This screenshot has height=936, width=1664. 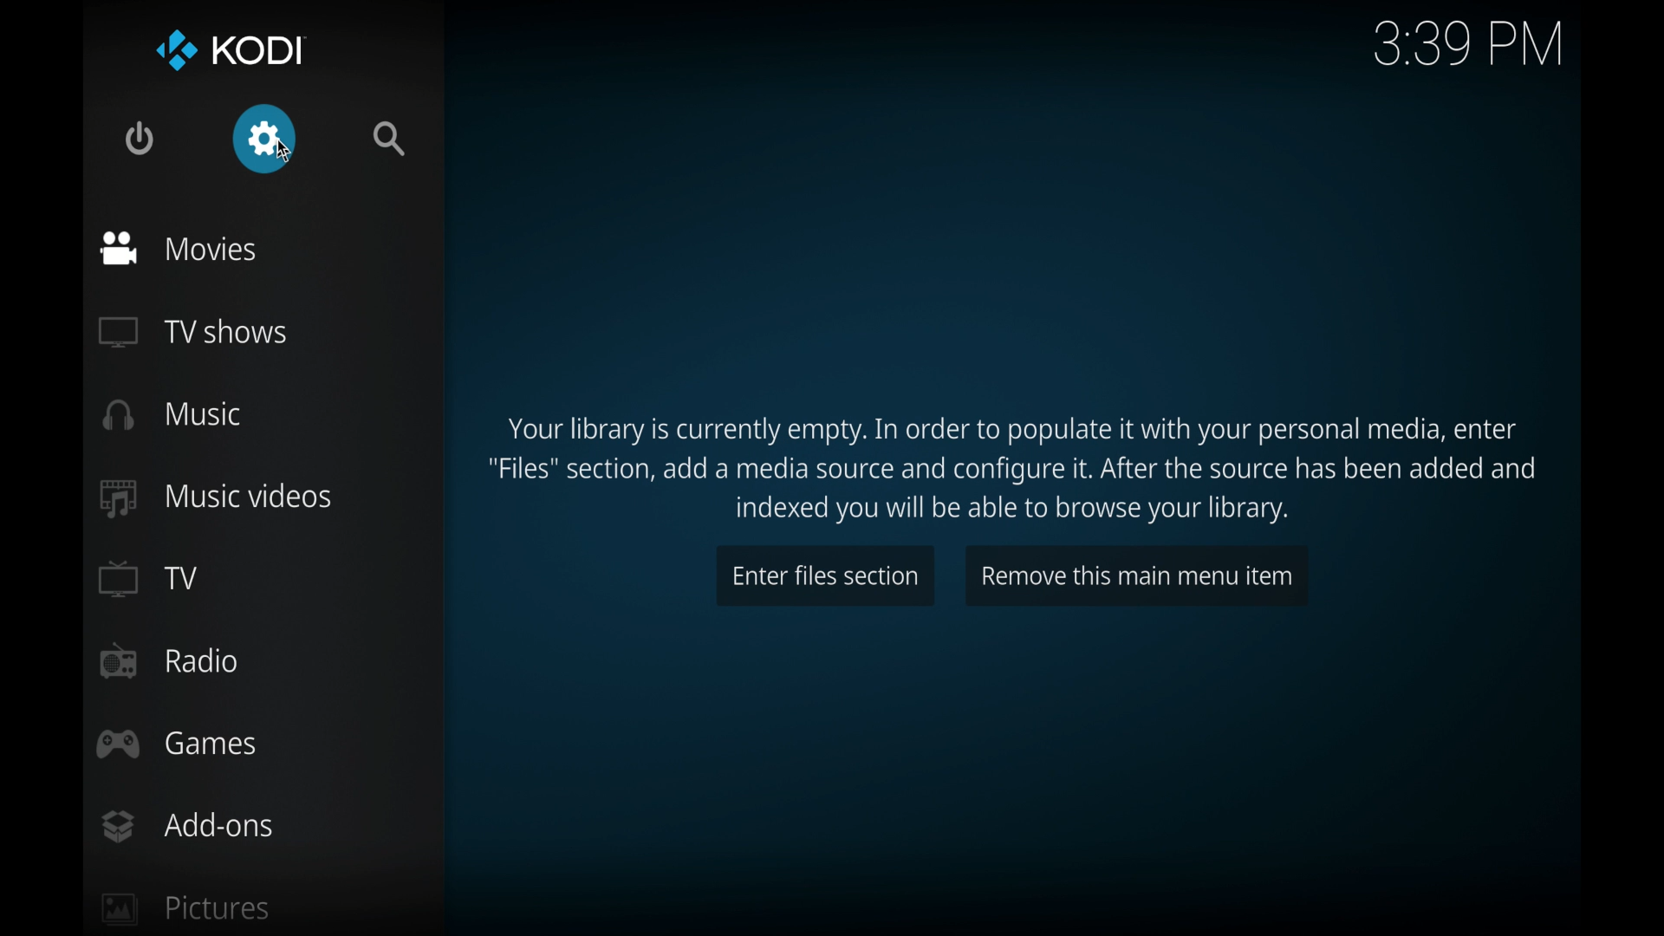 What do you see at coordinates (232, 49) in the screenshot?
I see `kodi` at bounding box center [232, 49].